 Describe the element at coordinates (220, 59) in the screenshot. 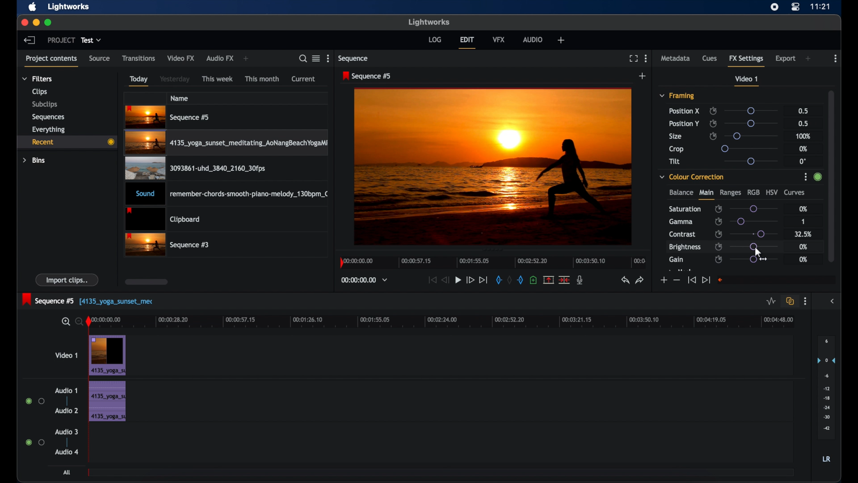

I see `audio fx` at that location.